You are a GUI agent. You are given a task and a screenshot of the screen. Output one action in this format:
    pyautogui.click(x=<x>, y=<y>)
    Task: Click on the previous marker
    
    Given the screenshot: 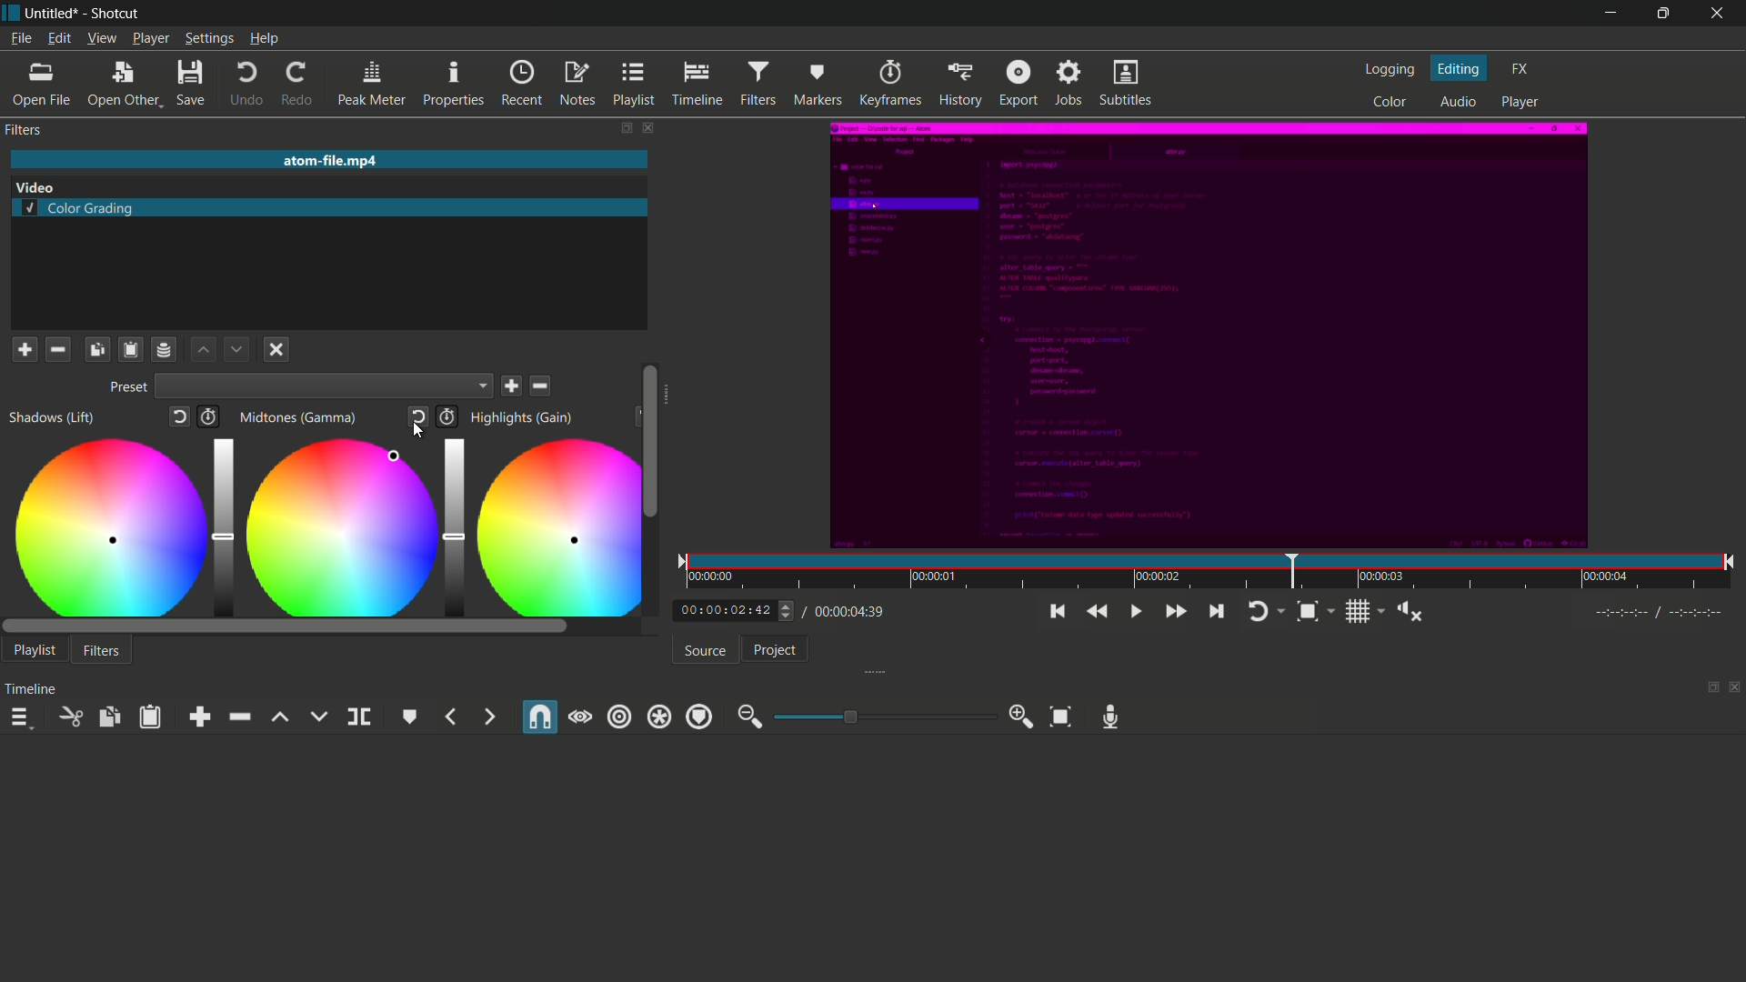 What is the action you would take?
    pyautogui.click(x=452, y=716)
    